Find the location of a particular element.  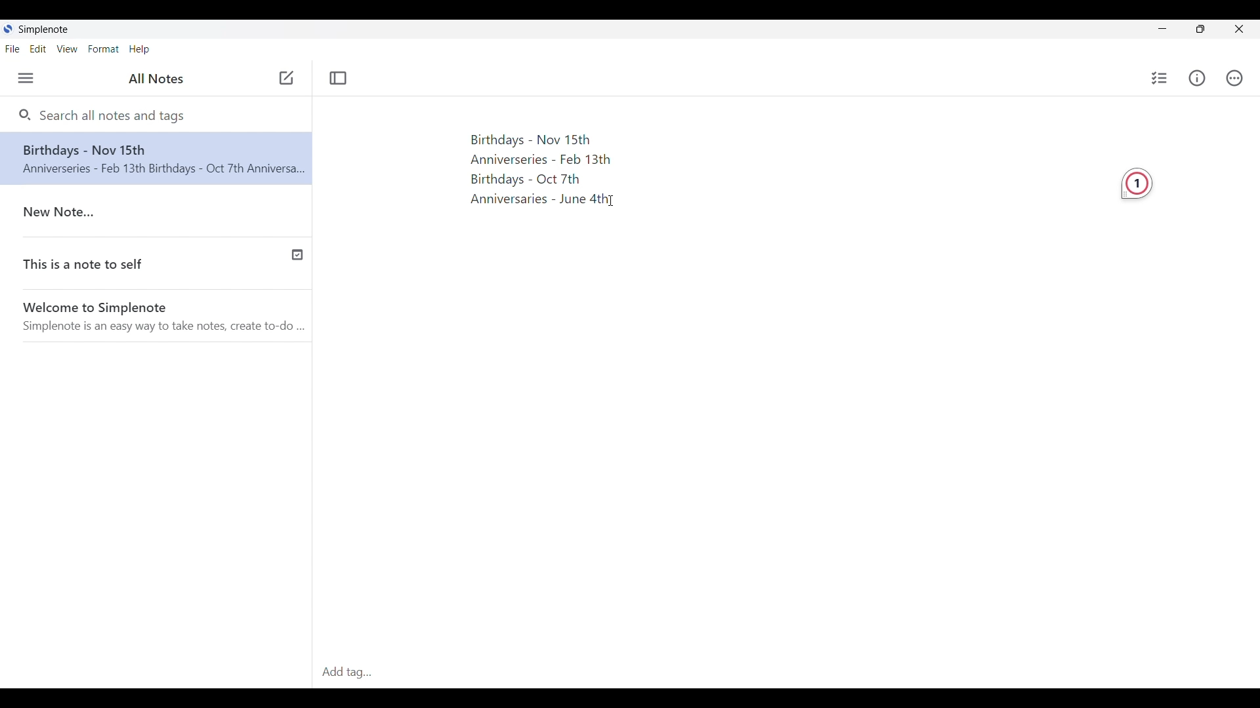

Add tag(Click to type in tag) is located at coordinates (786, 673).